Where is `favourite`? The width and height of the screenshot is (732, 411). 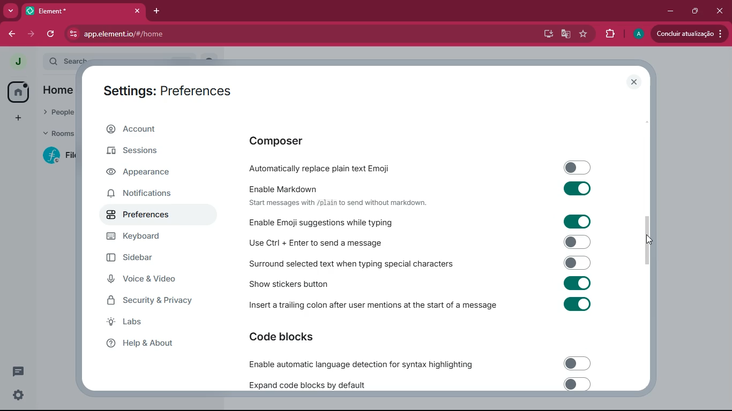 favourite is located at coordinates (586, 35).